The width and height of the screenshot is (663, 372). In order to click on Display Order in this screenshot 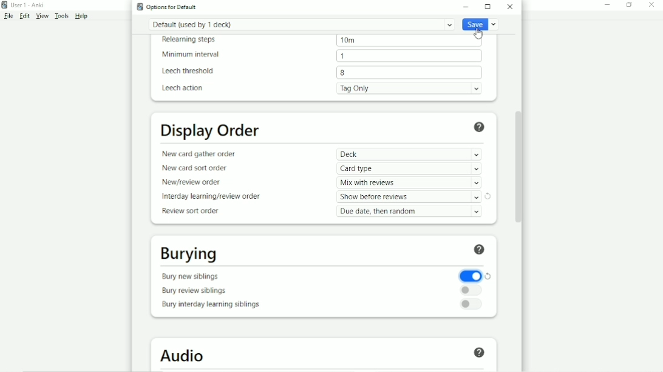, I will do `click(211, 131)`.